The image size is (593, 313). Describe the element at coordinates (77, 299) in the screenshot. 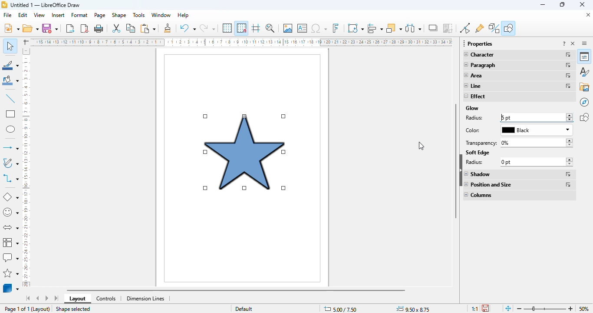

I see `layout` at that location.